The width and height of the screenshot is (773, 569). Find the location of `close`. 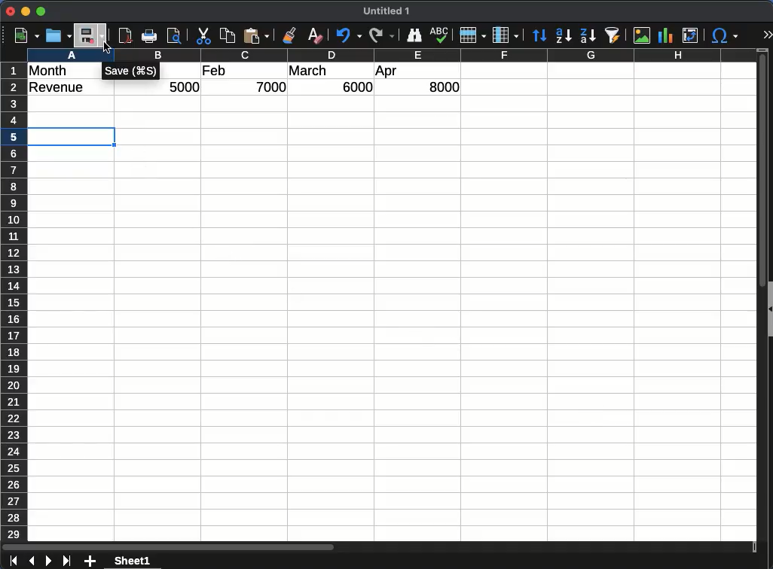

close is located at coordinates (11, 11).